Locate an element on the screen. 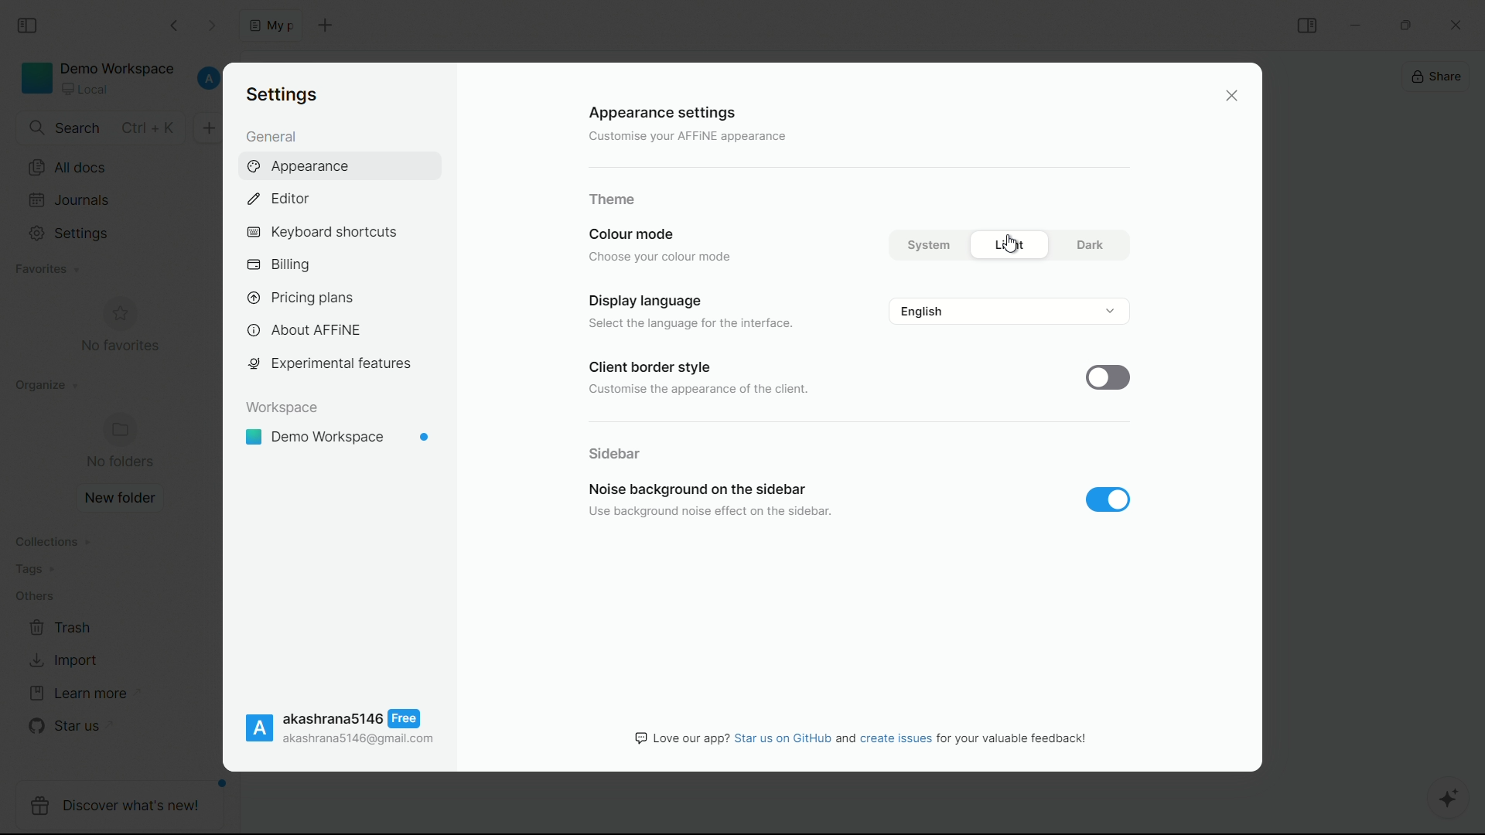 The height and width of the screenshot is (835, 1485). demo workspace is located at coordinates (338, 438).